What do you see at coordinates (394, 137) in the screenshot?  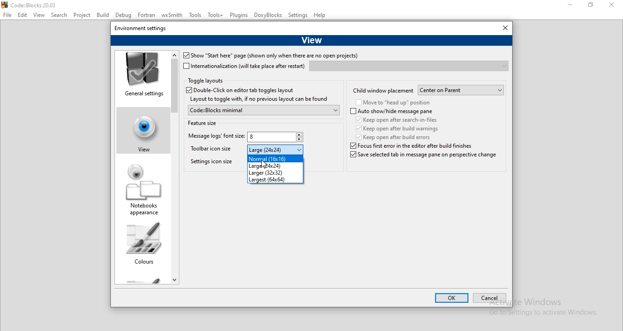 I see ` Keep open after build error` at bounding box center [394, 137].